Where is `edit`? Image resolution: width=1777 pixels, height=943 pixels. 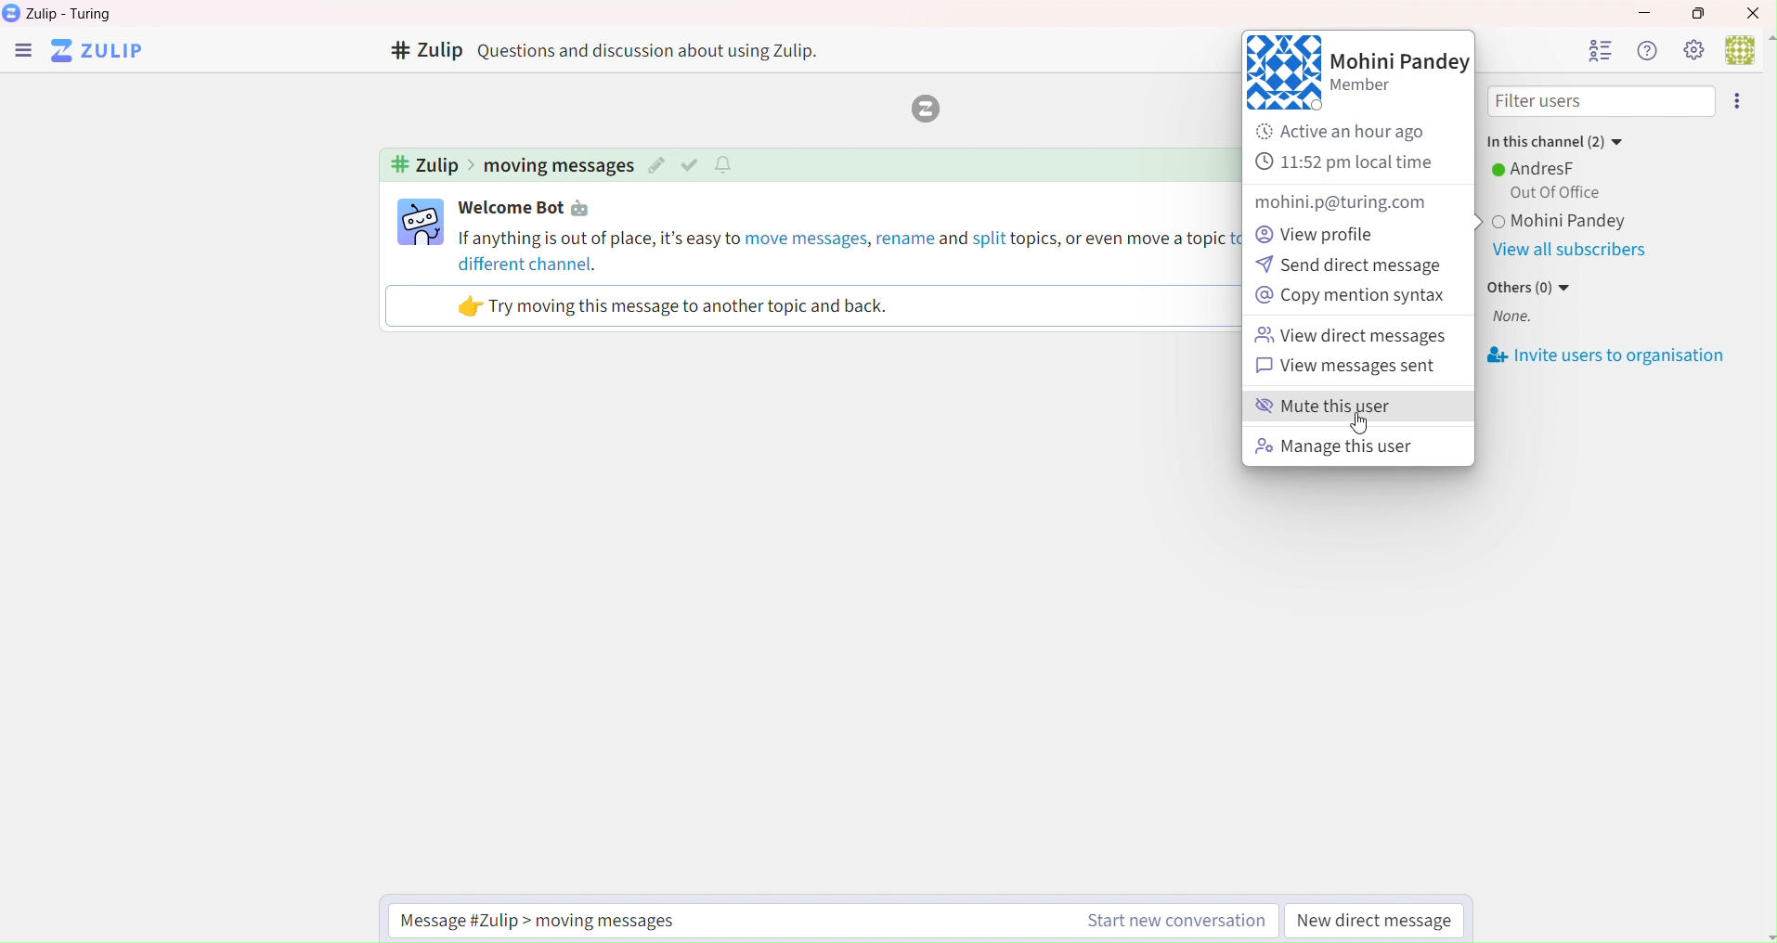 edit is located at coordinates (656, 166).